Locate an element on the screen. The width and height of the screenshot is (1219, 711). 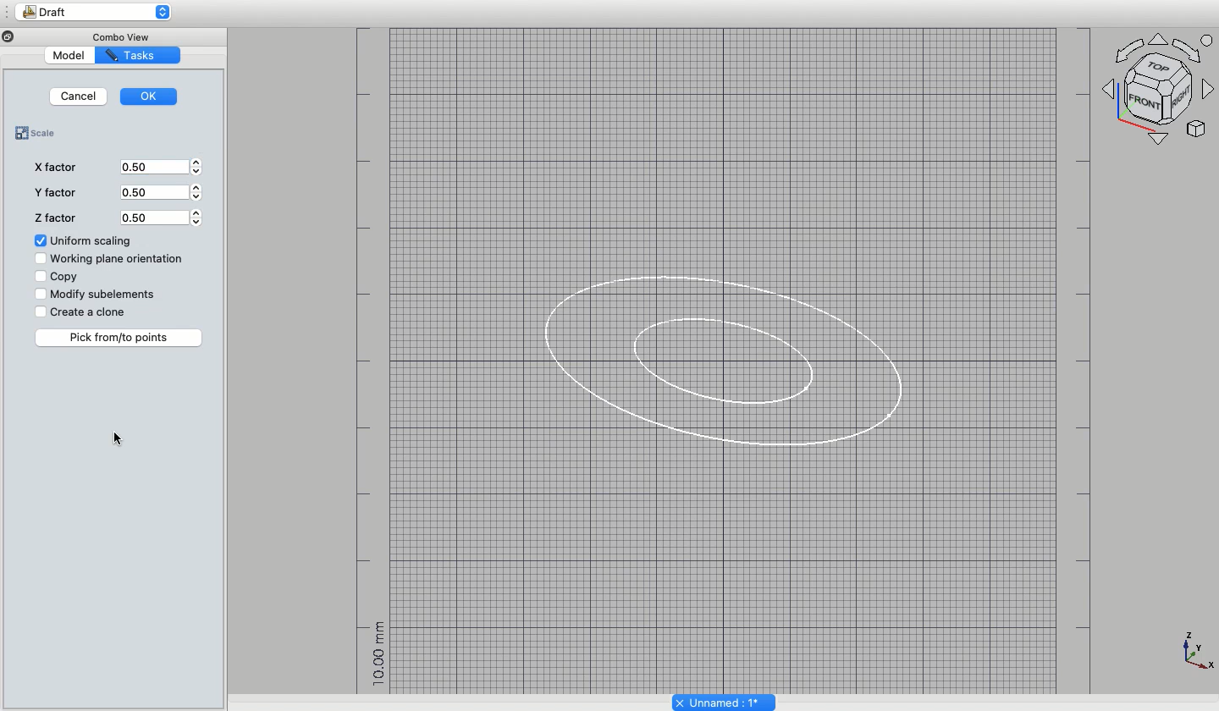
Model  is located at coordinates (86, 56).